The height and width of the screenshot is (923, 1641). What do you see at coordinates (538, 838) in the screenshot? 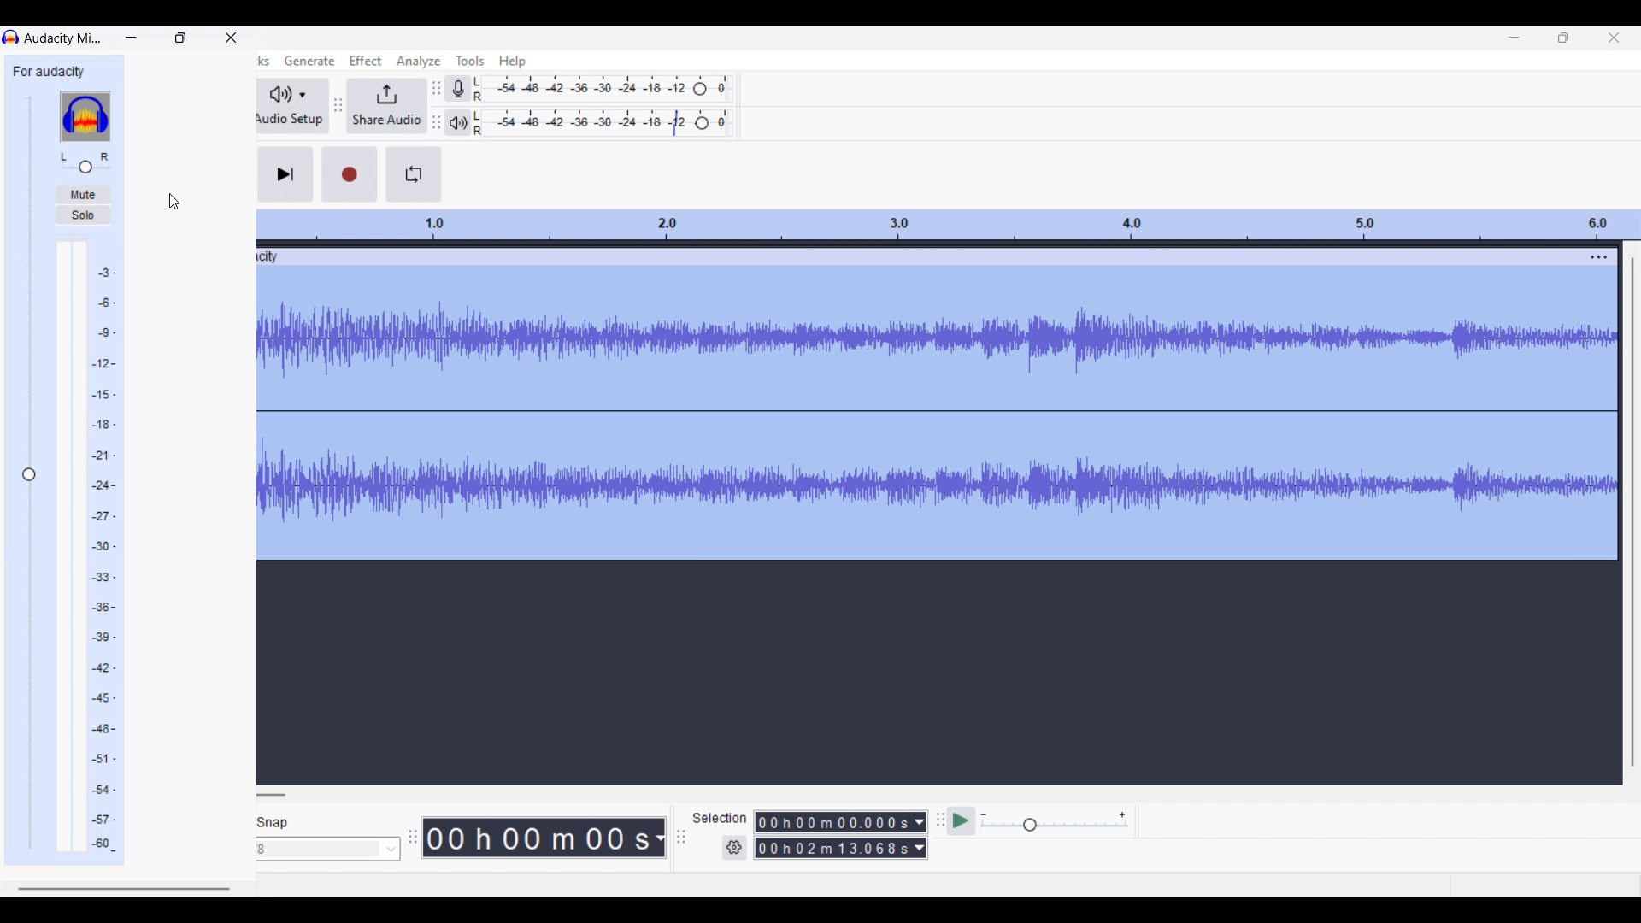
I see `Current duration of track` at bounding box center [538, 838].